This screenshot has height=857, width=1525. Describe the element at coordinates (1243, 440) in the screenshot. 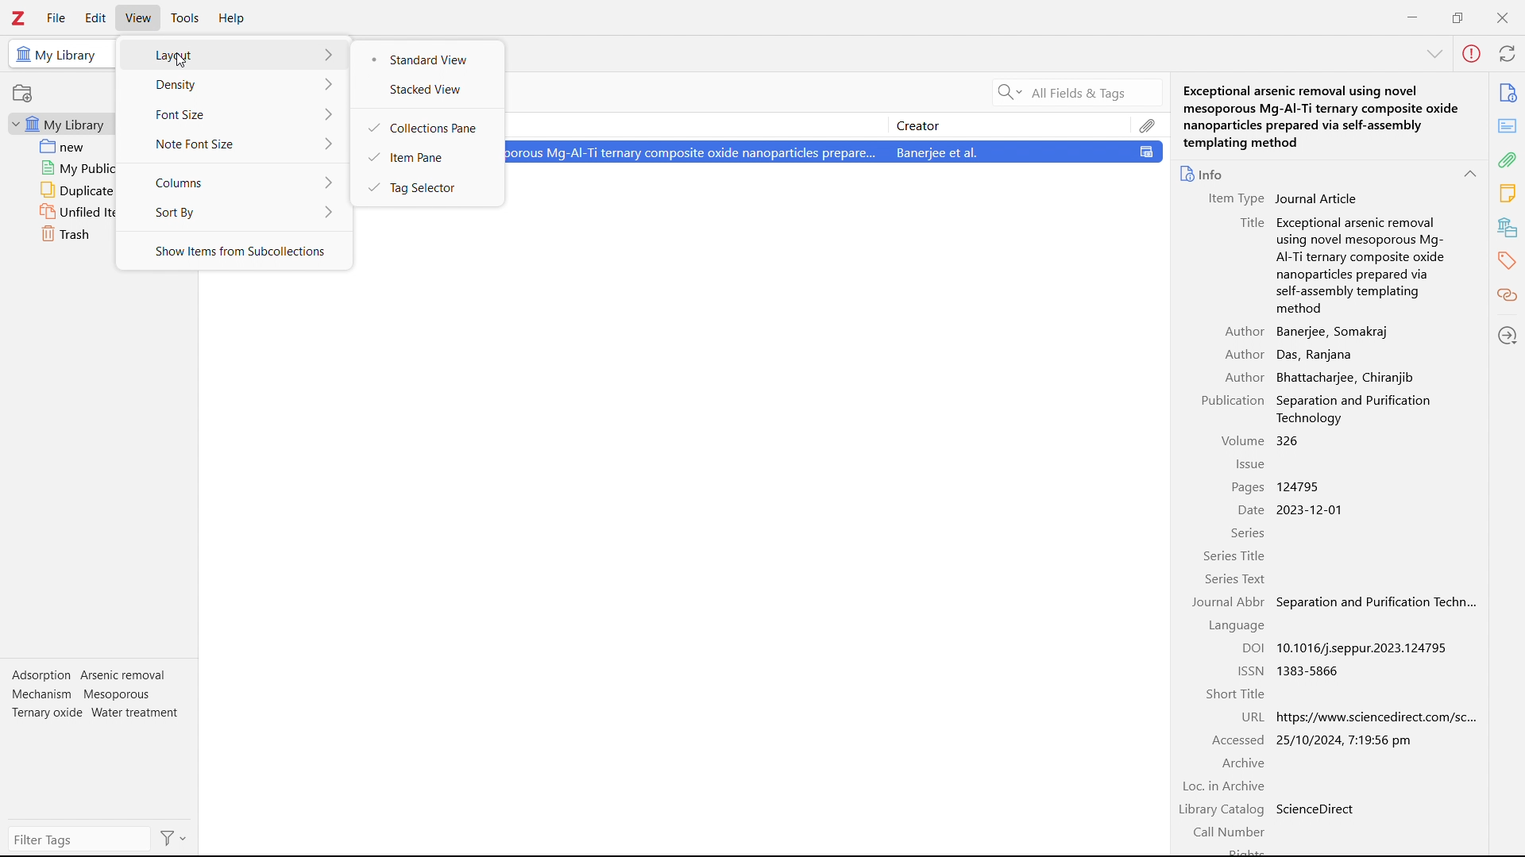

I see `Volume` at that location.